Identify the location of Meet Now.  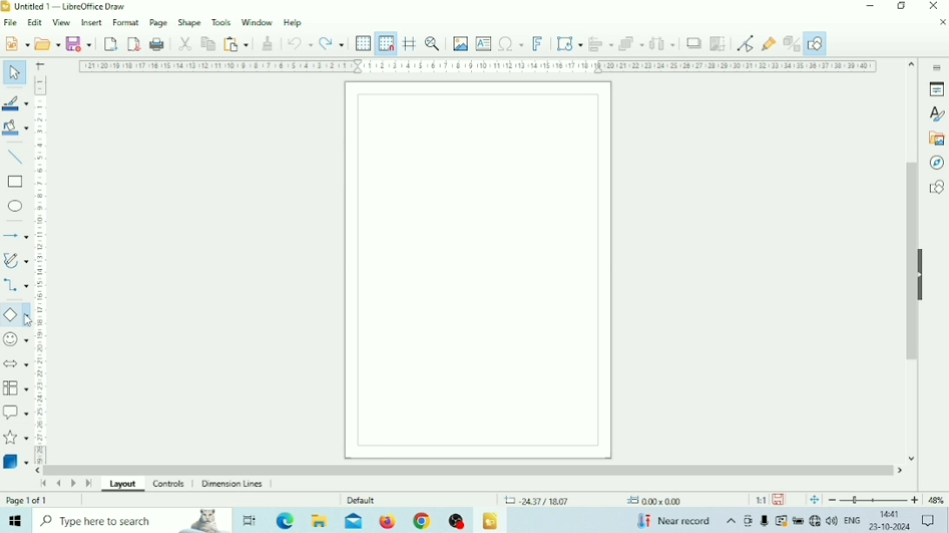
(749, 521).